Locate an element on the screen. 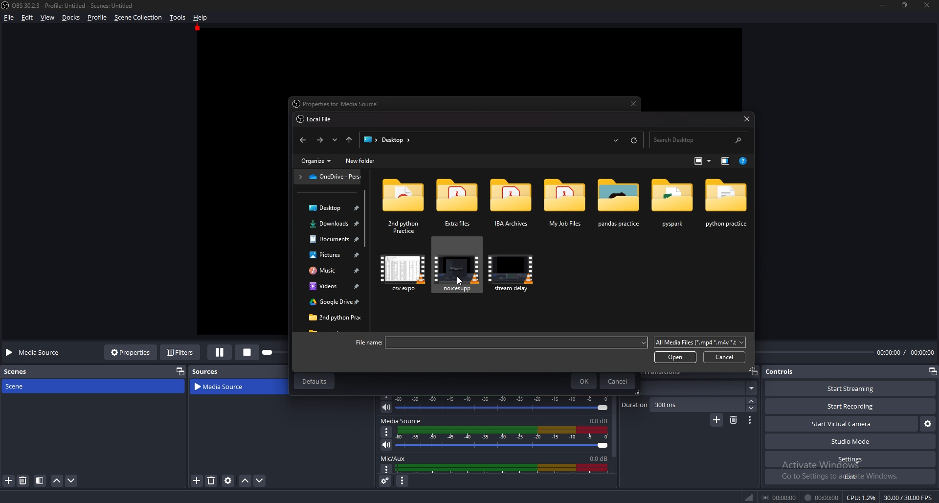 This screenshot has height=503, width=939. pop out is located at coordinates (932, 372).